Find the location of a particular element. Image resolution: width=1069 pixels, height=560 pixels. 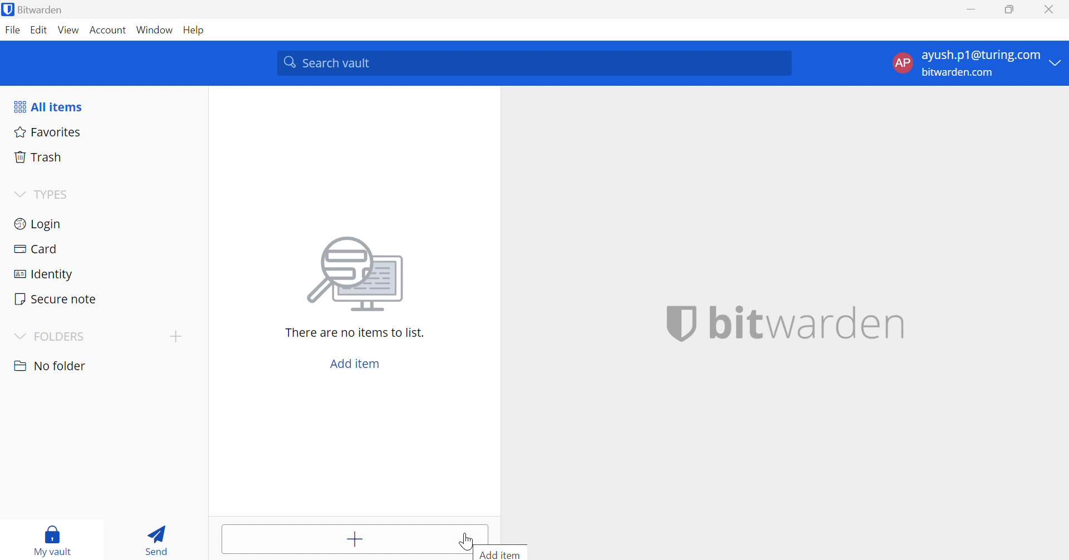

FOLDERS is located at coordinates (51, 336).